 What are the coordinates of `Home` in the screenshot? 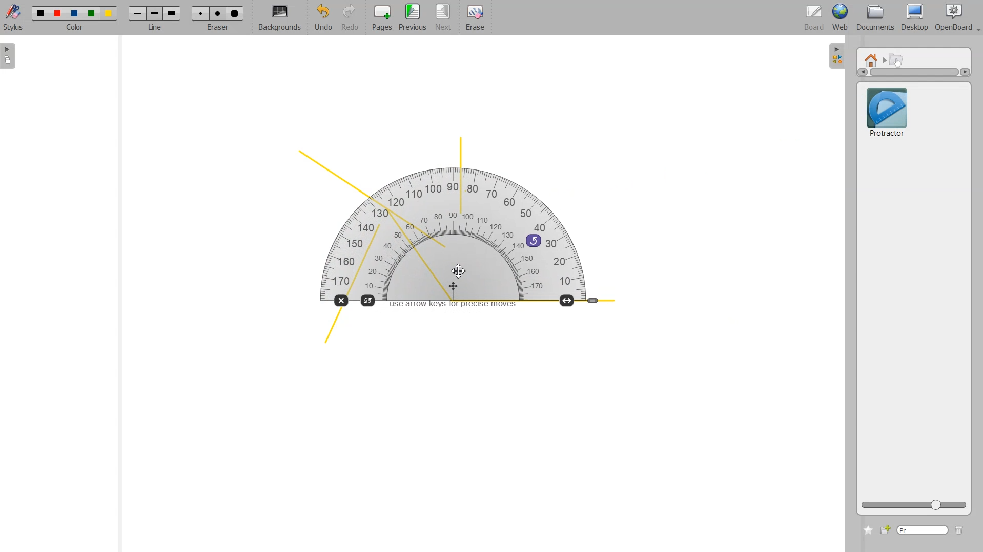 It's located at (873, 59).